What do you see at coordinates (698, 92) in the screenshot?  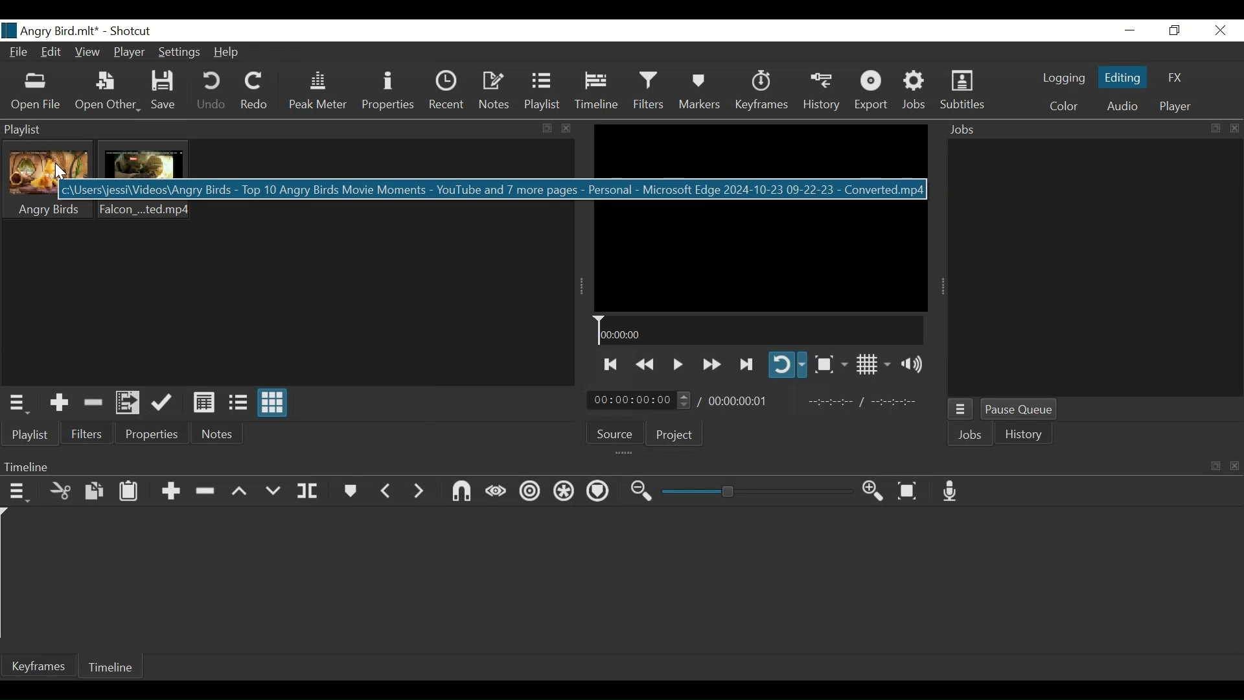 I see `Markers` at bounding box center [698, 92].